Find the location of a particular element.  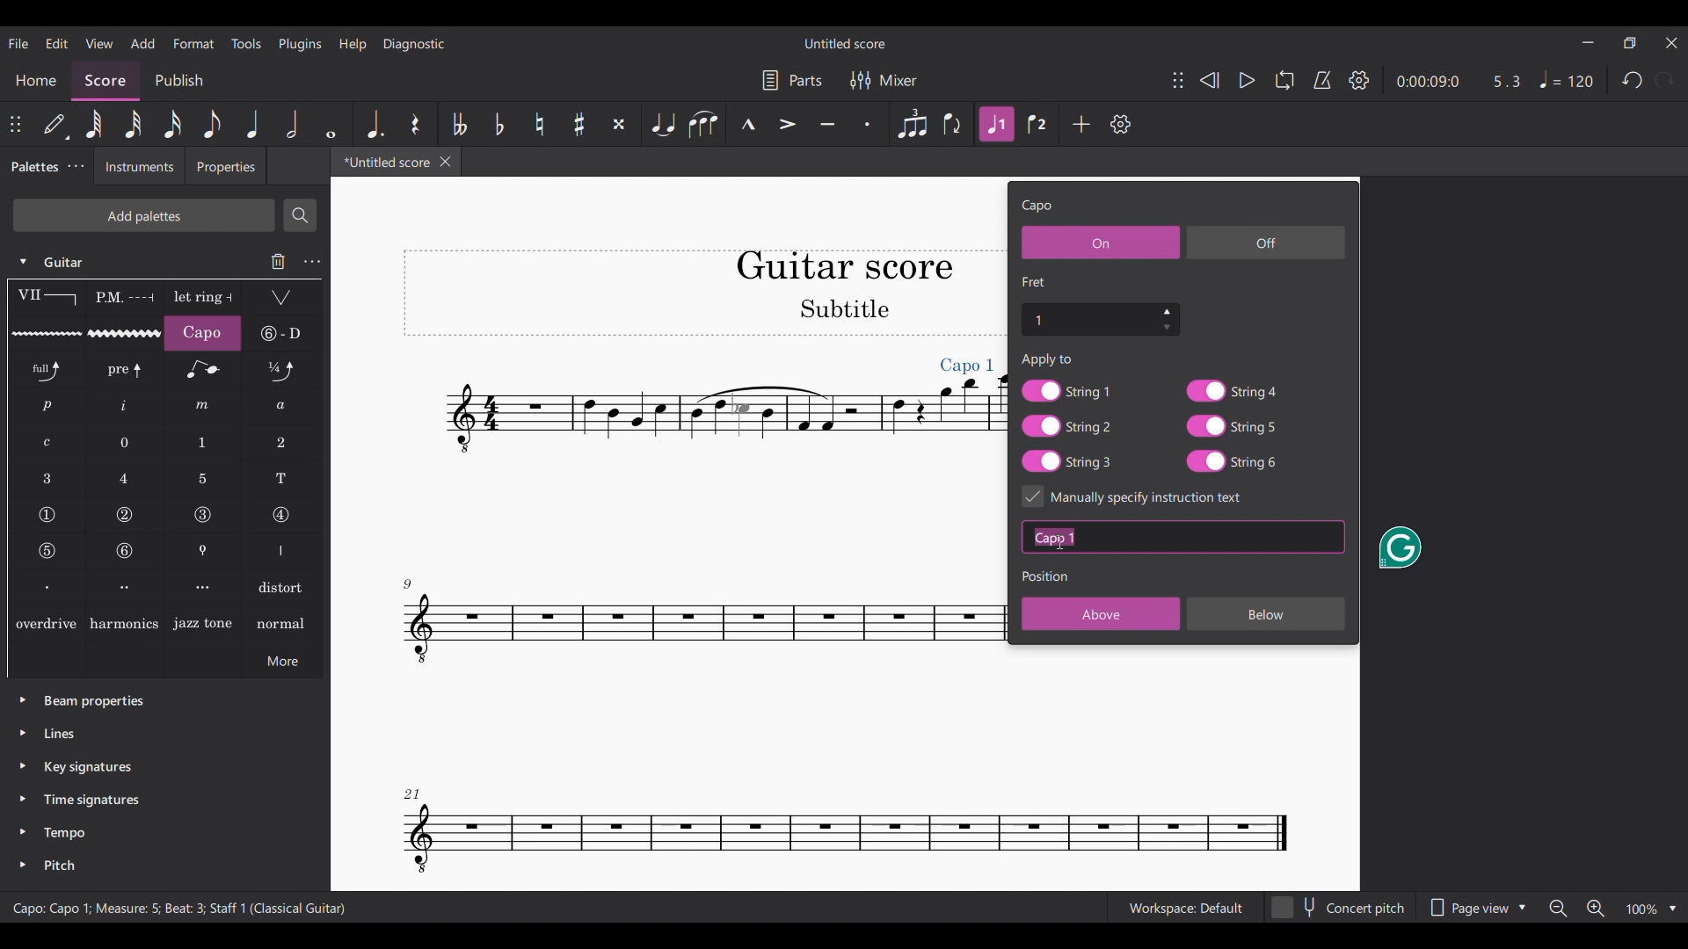

String tunings is located at coordinates (282, 333).